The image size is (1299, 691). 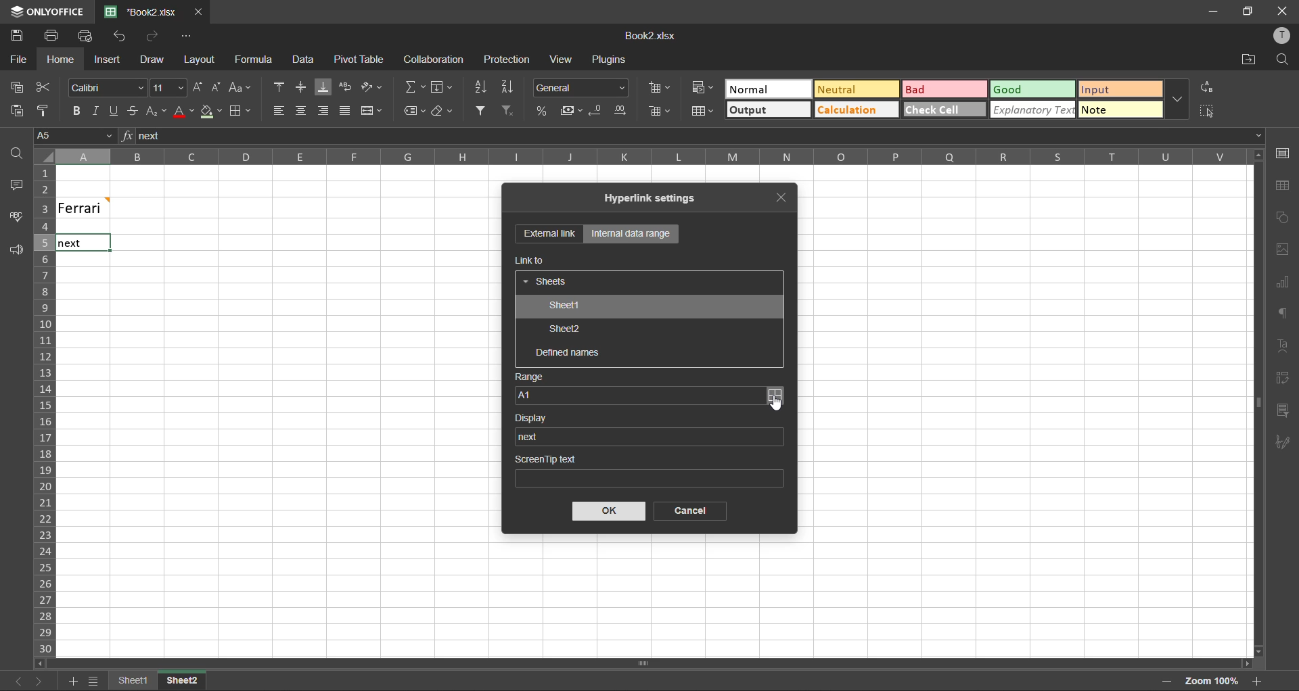 I want to click on save, so click(x=16, y=36).